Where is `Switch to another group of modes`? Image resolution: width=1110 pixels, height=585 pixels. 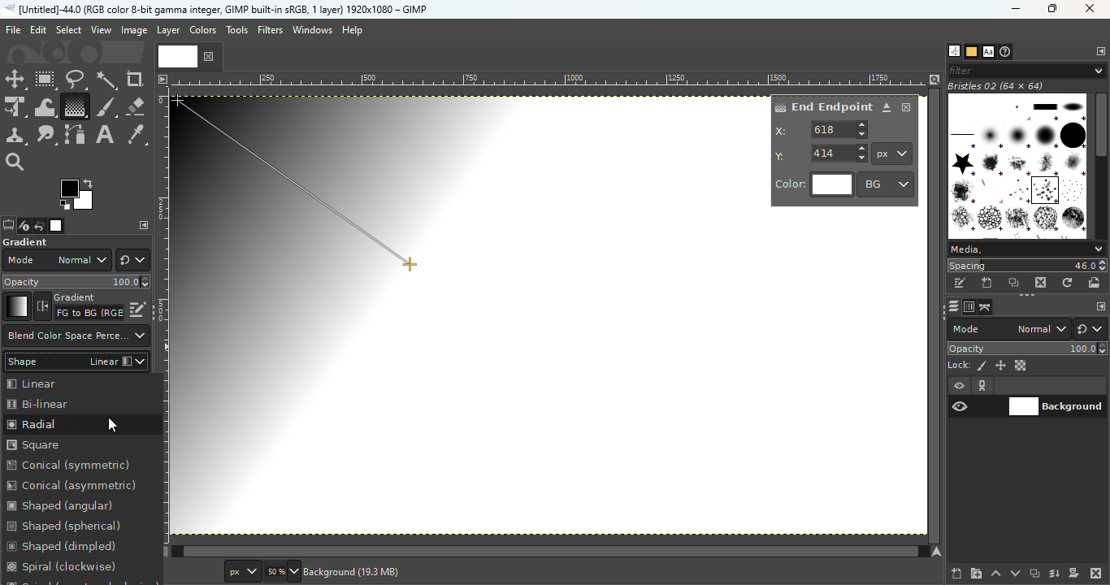 Switch to another group of modes is located at coordinates (1093, 329).